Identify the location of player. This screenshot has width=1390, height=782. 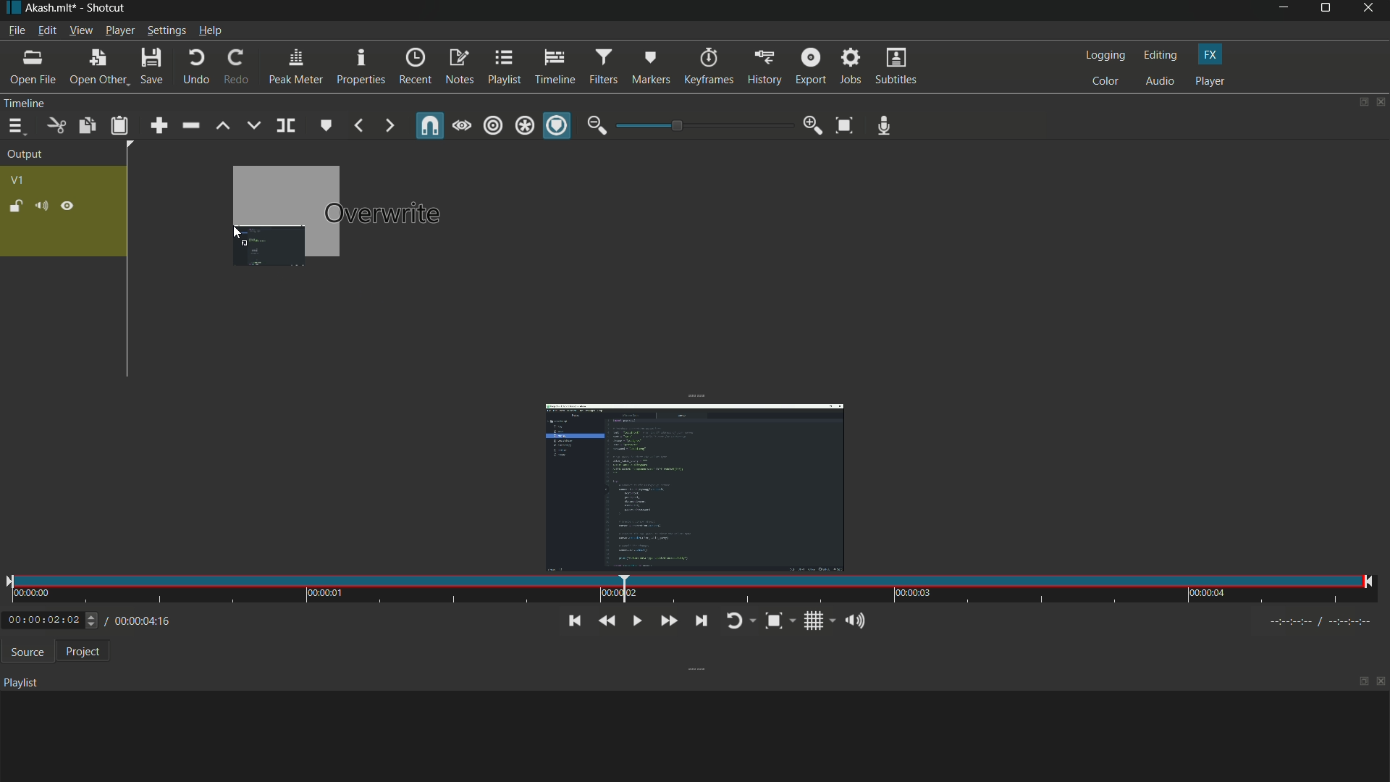
(1210, 81).